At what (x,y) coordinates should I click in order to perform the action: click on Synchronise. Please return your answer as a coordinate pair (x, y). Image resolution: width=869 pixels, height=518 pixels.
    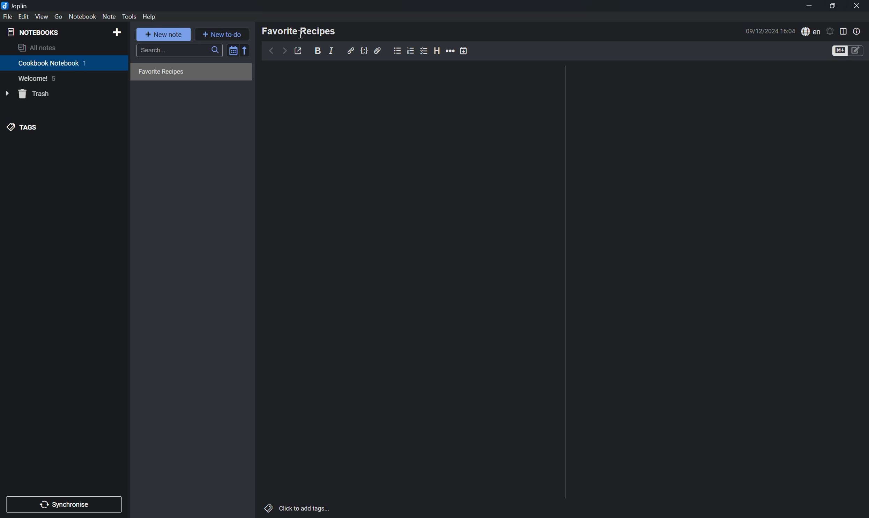
    Looking at the image, I should click on (65, 504).